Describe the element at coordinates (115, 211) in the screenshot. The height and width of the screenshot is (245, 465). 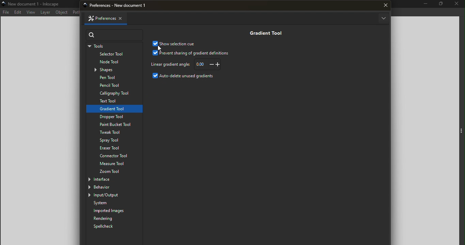
I see `Imported images` at that location.